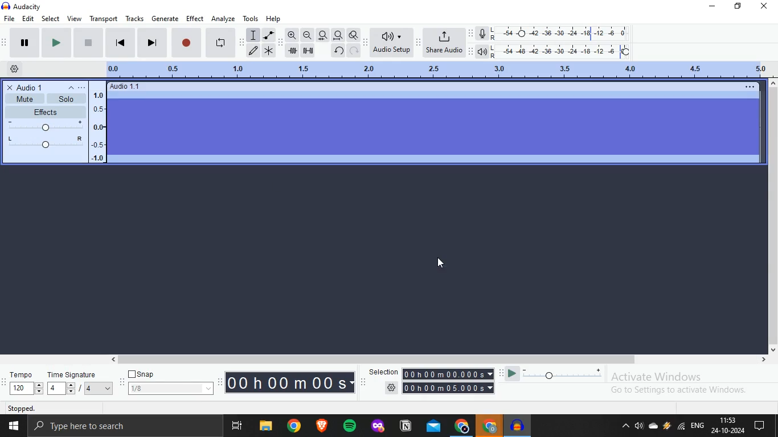  I want to click on 3.0 40 20 60 Led 80 20 10.0 10 120 130
| 1 a NT Cl, so click(460, 70).